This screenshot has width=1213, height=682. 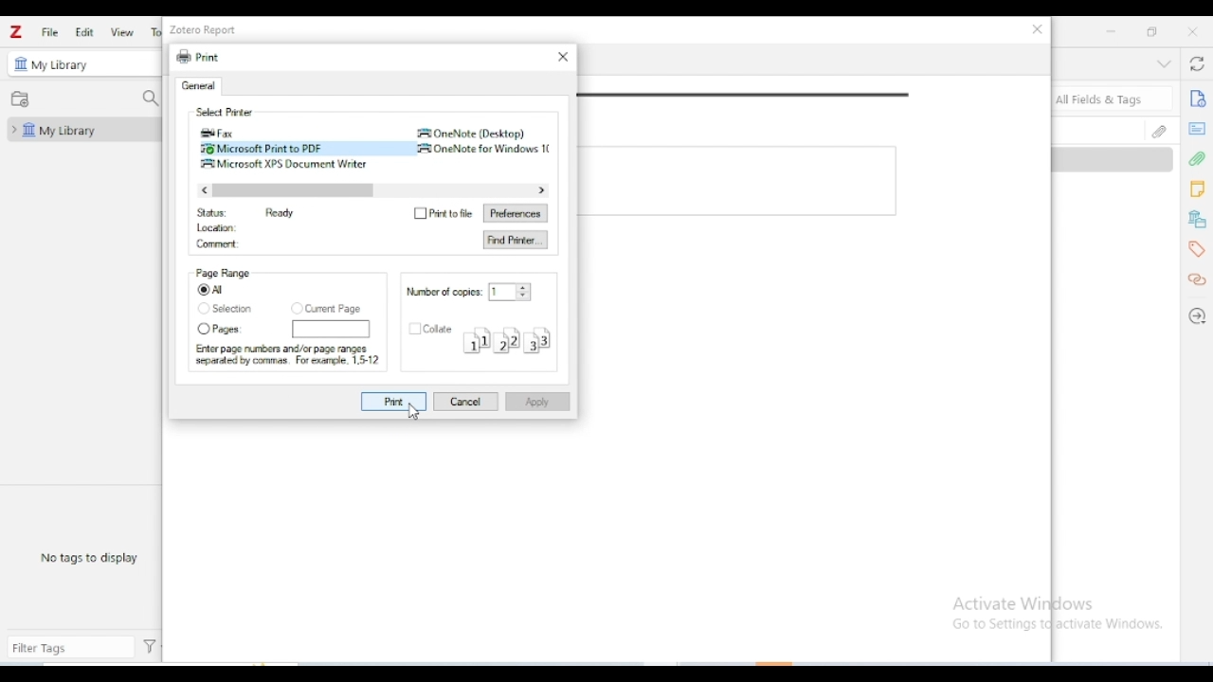 I want to click on comment, so click(x=217, y=244).